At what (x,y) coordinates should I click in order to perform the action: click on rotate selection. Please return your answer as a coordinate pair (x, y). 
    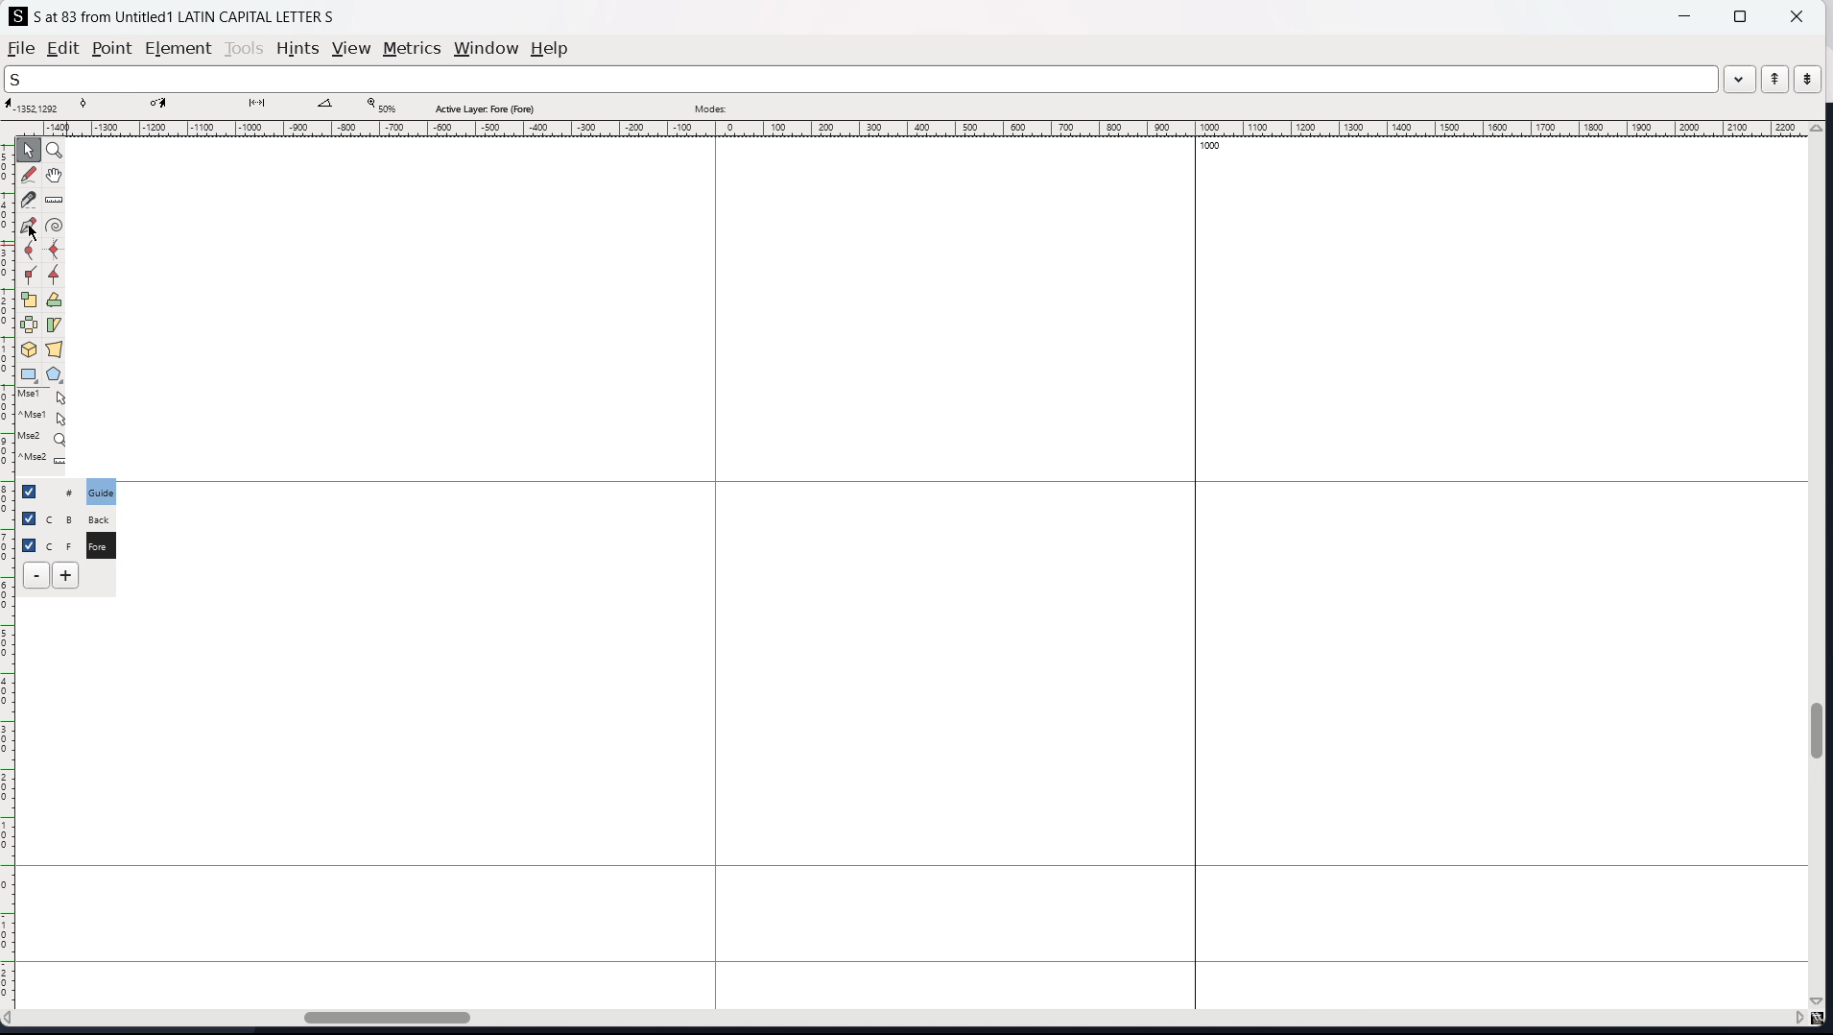
    Looking at the image, I should click on (55, 301).